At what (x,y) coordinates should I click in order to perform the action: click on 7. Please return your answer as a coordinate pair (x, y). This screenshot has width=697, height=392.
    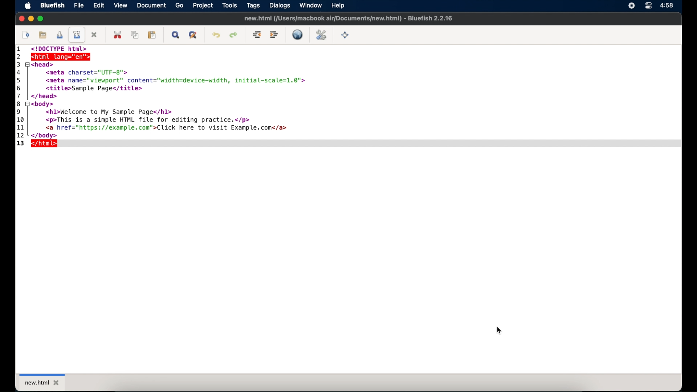
    Looking at the image, I should click on (20, 95).